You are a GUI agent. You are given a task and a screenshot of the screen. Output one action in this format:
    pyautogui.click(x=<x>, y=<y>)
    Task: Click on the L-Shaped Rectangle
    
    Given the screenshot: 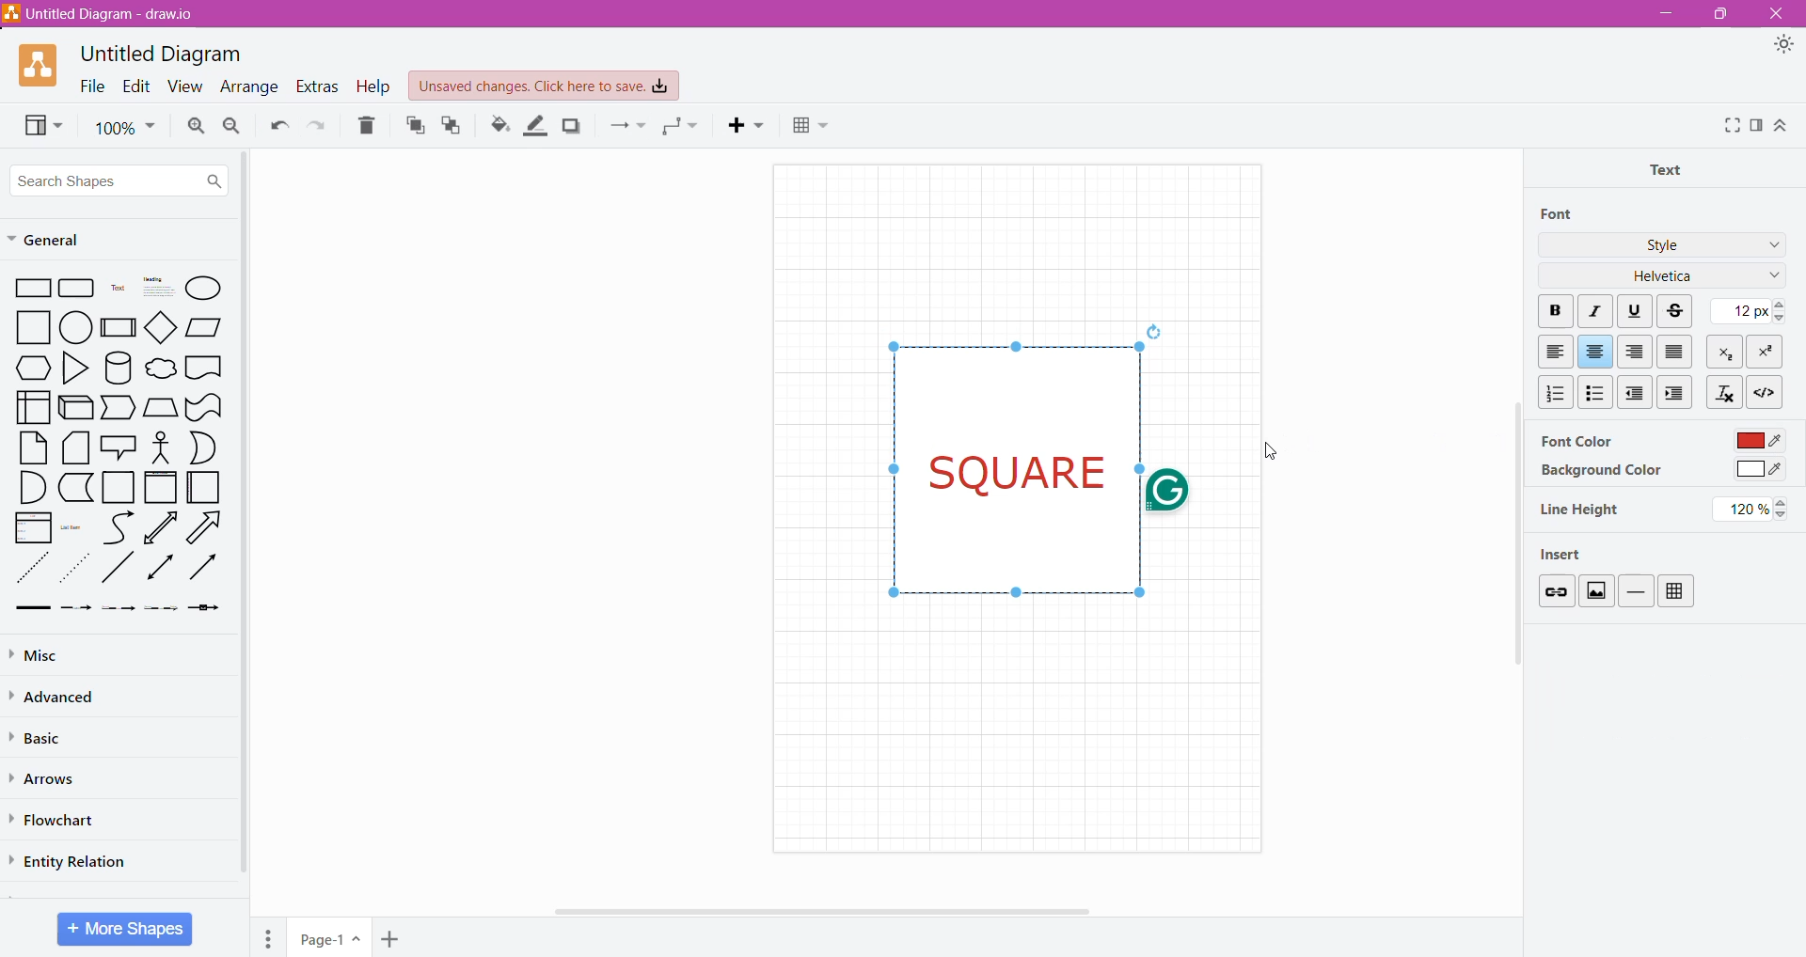 What is the action you would take?
    pyautogui.click(x=73, y=487)
    